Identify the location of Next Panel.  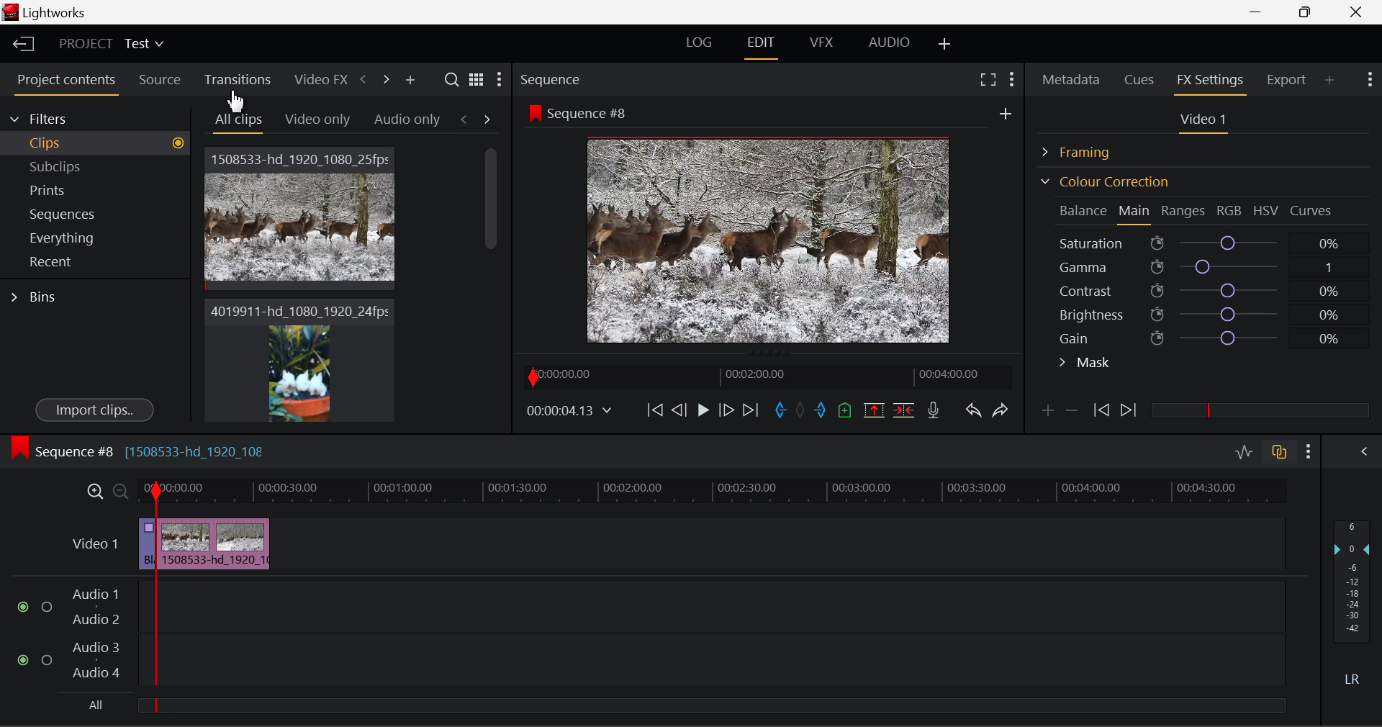
(384, 78).